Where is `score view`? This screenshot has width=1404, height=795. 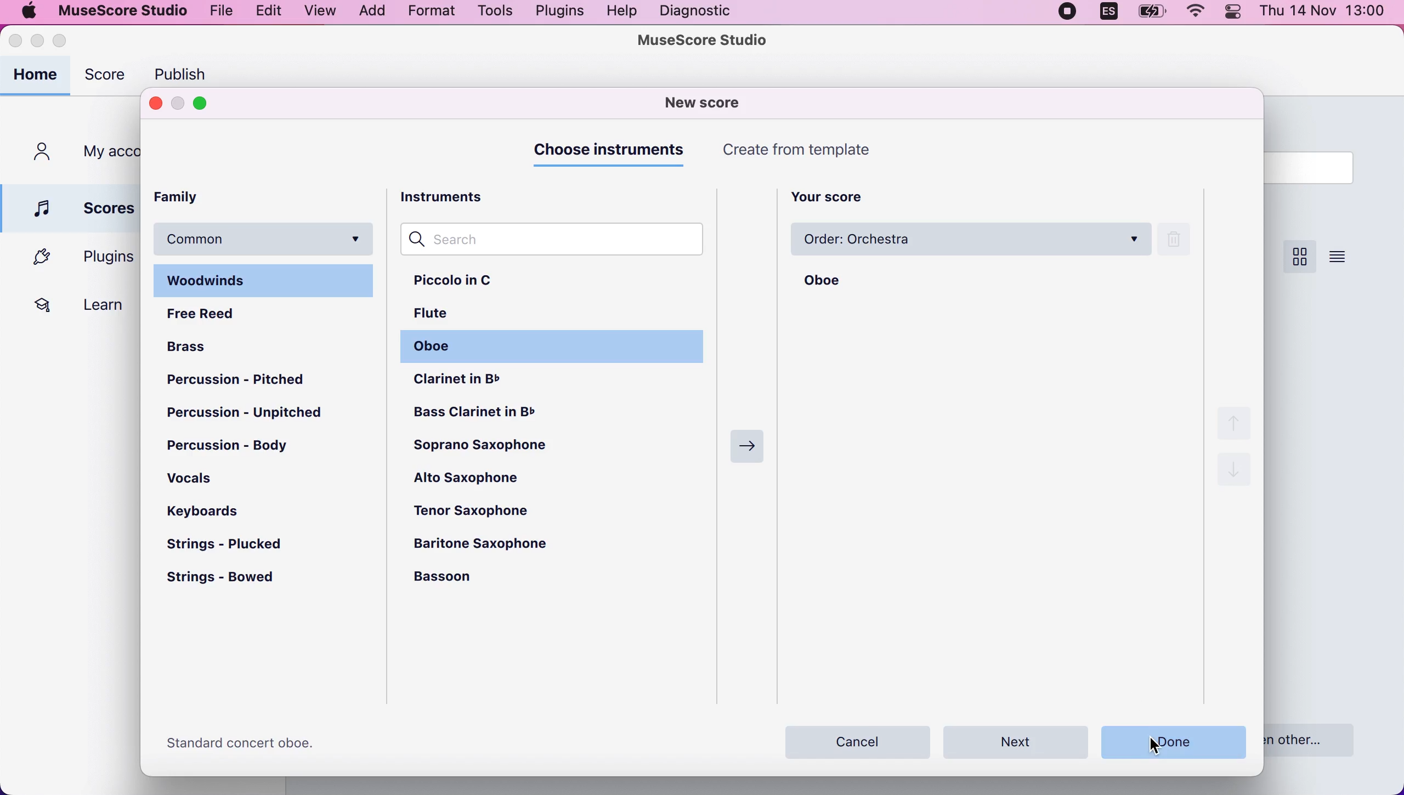
score view is located at coordinates (1298, 257).